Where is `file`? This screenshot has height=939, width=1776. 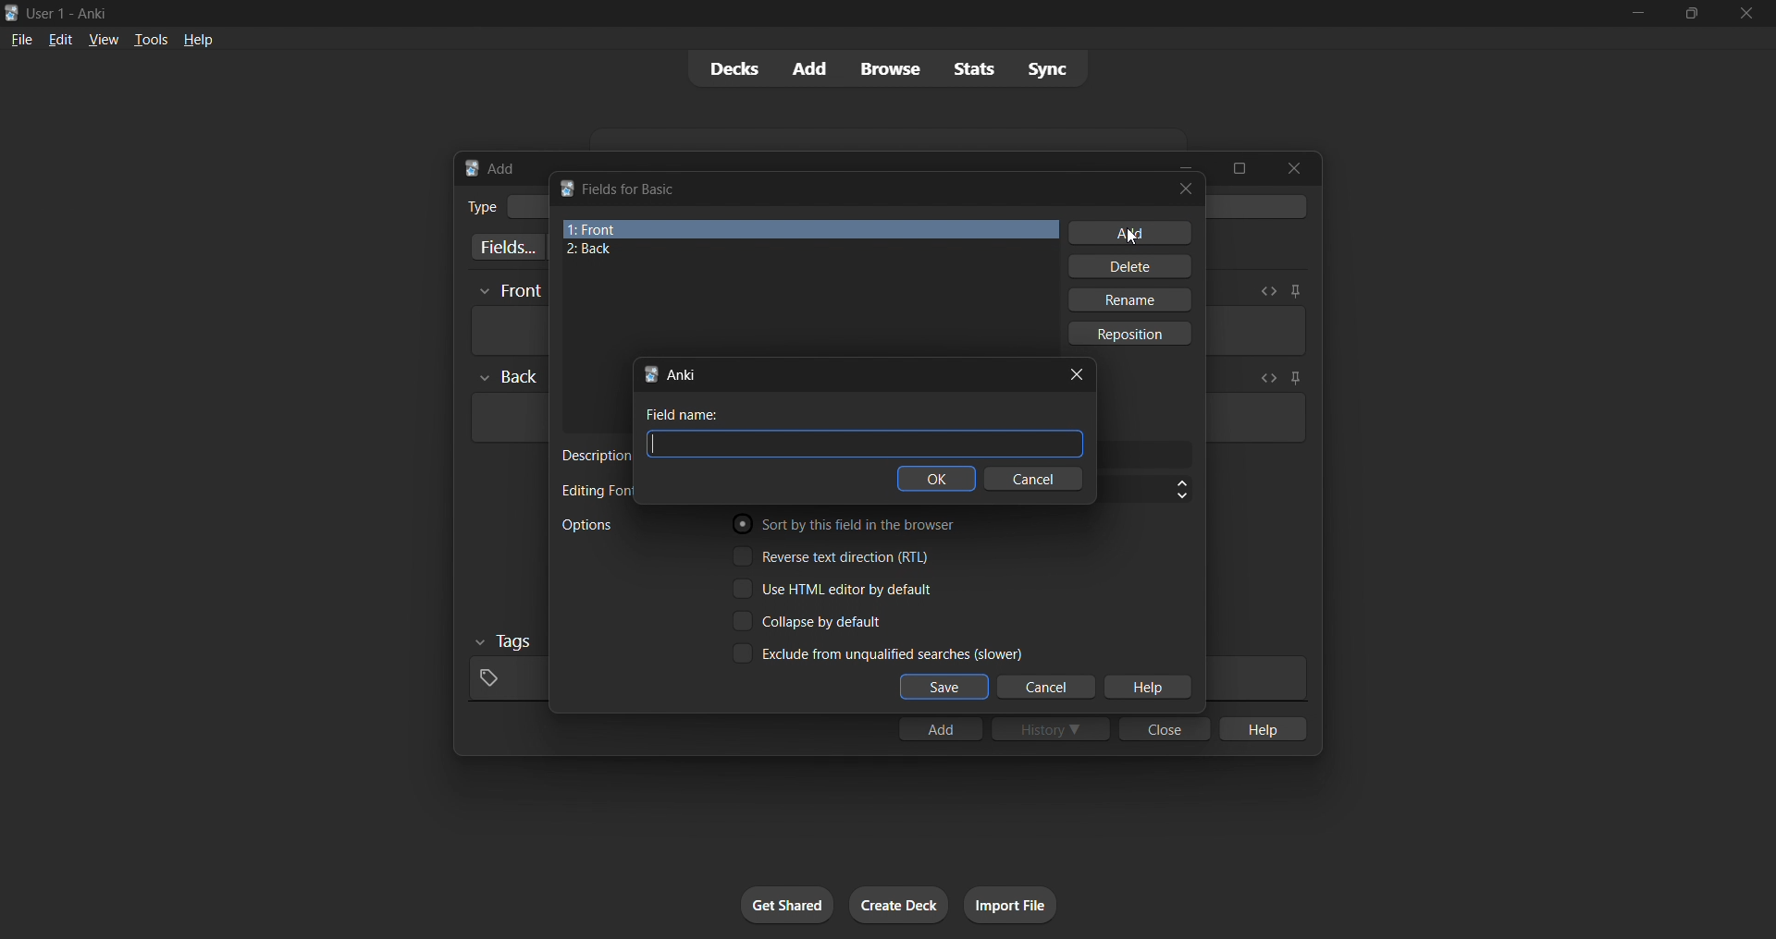
file is located at coordinates (21, 38).